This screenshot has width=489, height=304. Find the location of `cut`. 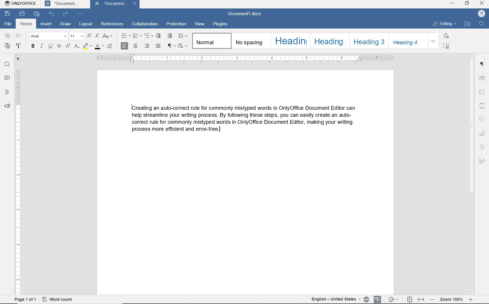

cut is located at coordinates (18, 36).